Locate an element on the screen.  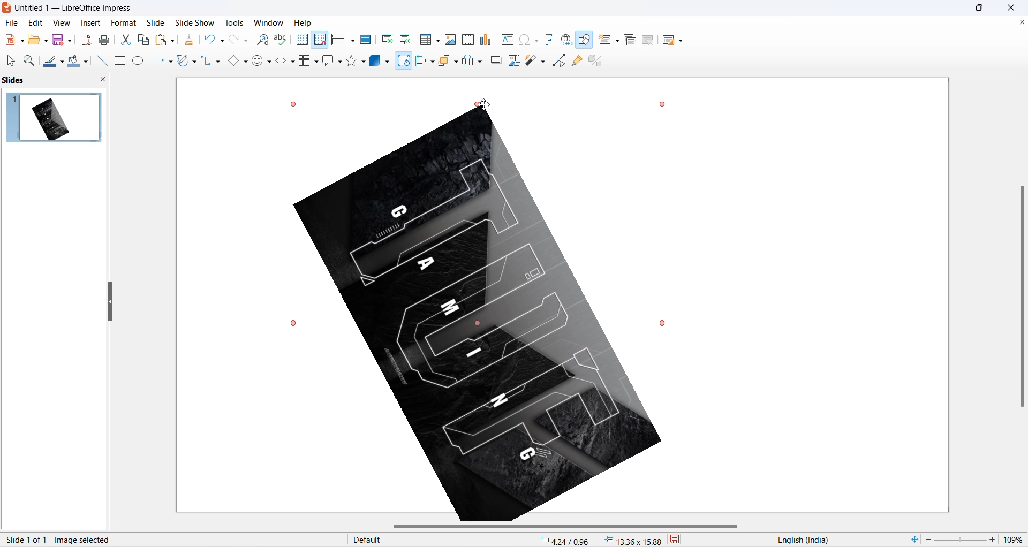
copy is located at coordinates (144, 40).